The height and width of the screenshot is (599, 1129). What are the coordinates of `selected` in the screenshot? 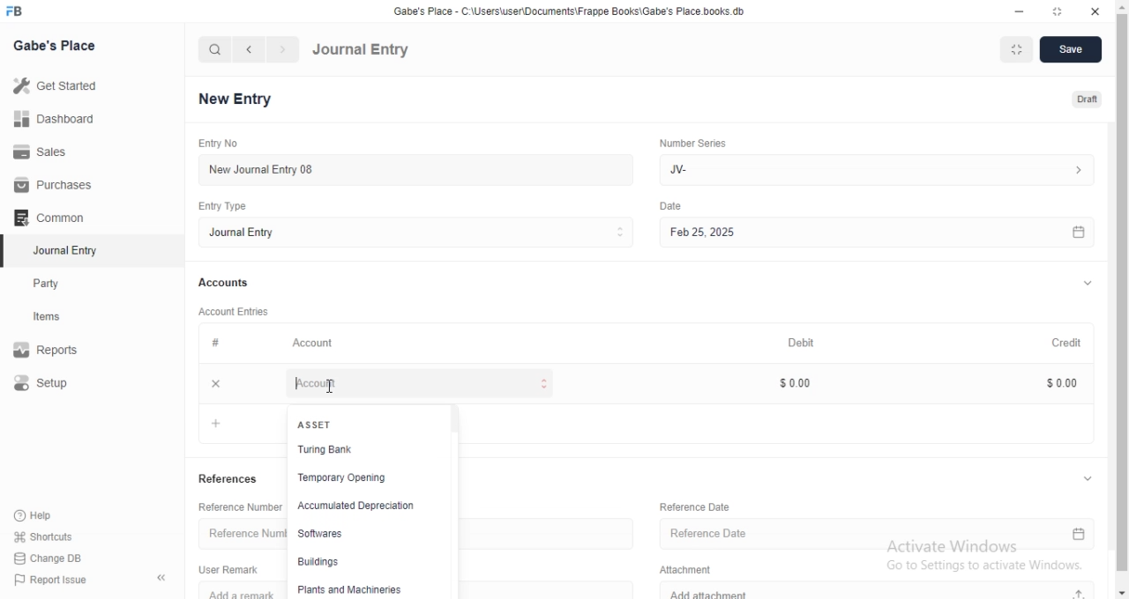 It's located at (7, 252).